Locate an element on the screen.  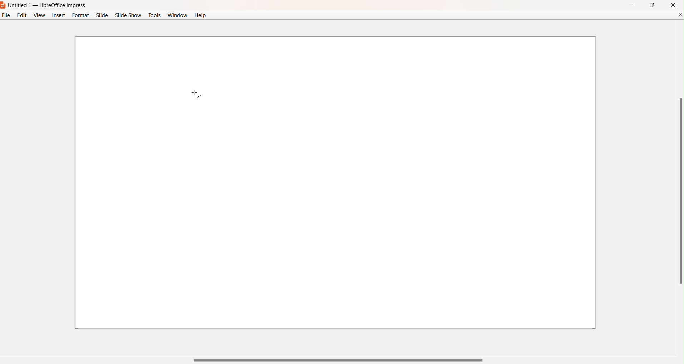
File is located at coordinates (5, 17).